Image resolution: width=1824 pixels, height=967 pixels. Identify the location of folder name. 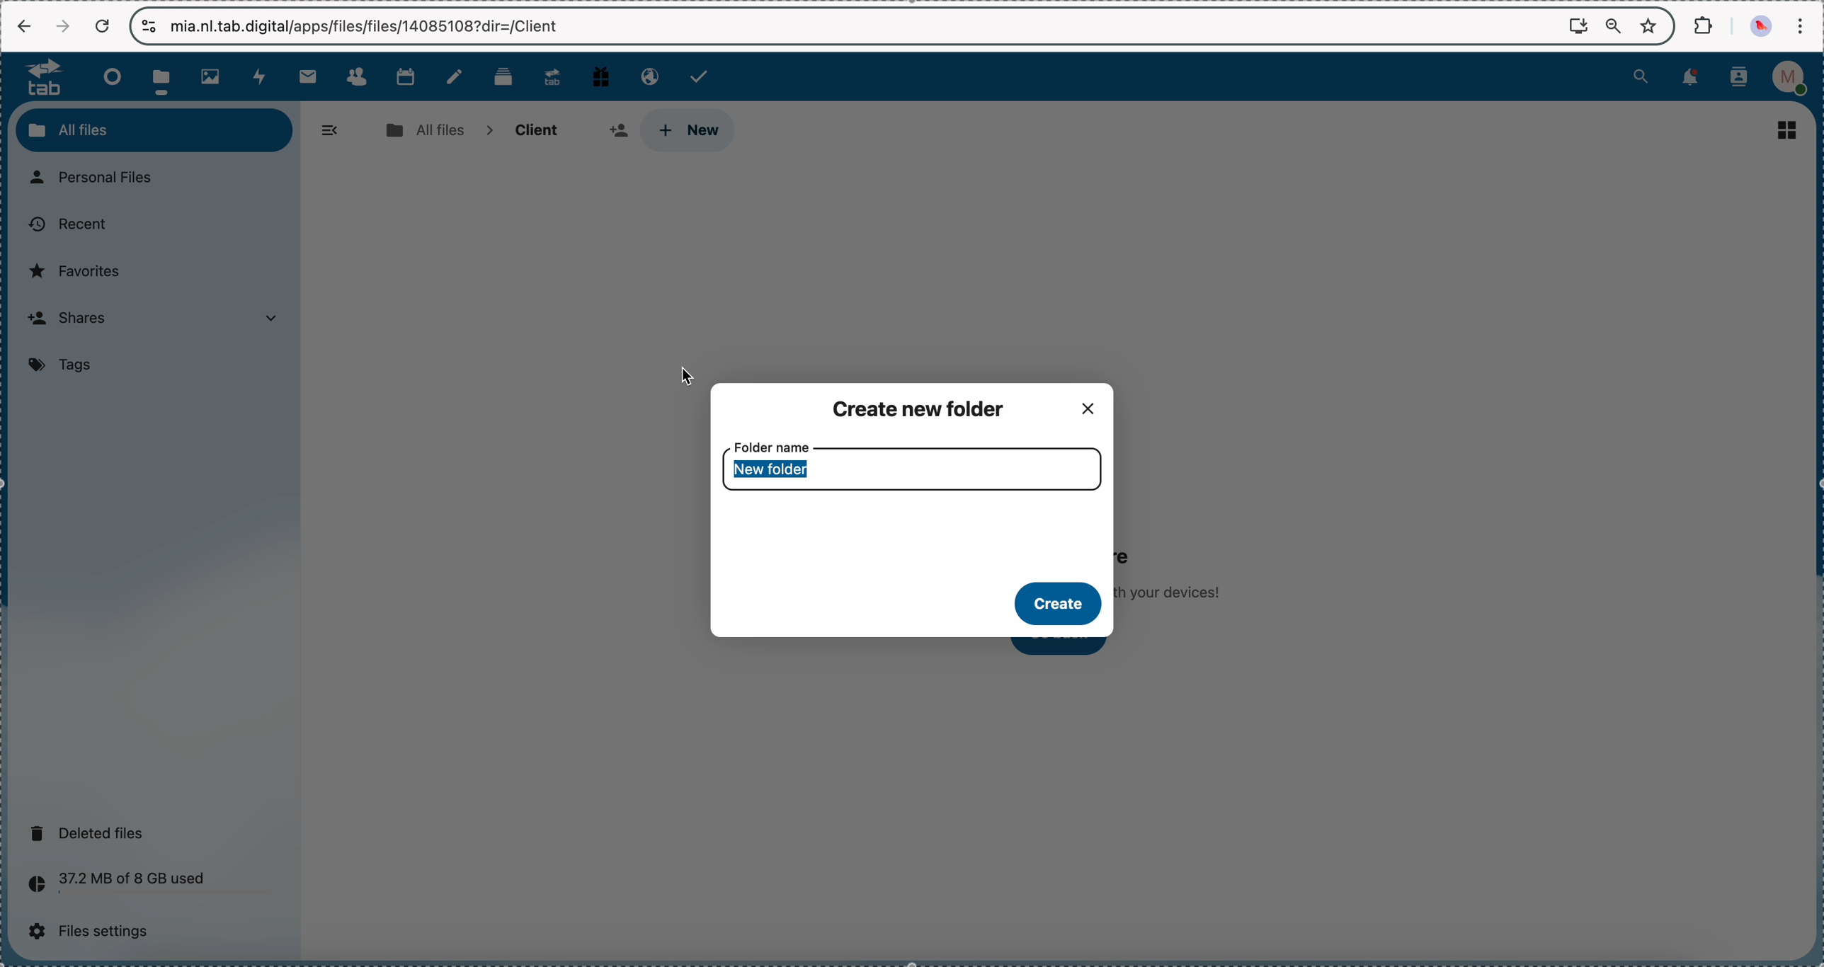
(774, 445).